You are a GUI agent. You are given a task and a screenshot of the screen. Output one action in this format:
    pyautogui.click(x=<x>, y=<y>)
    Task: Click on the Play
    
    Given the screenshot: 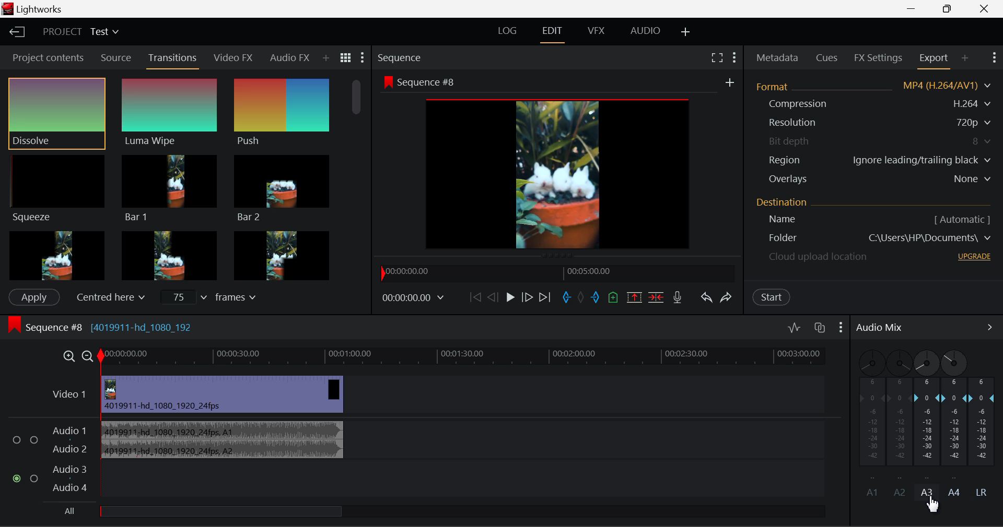 What is the action you would take?
    pyautogui.click(x=508, y=298)
    